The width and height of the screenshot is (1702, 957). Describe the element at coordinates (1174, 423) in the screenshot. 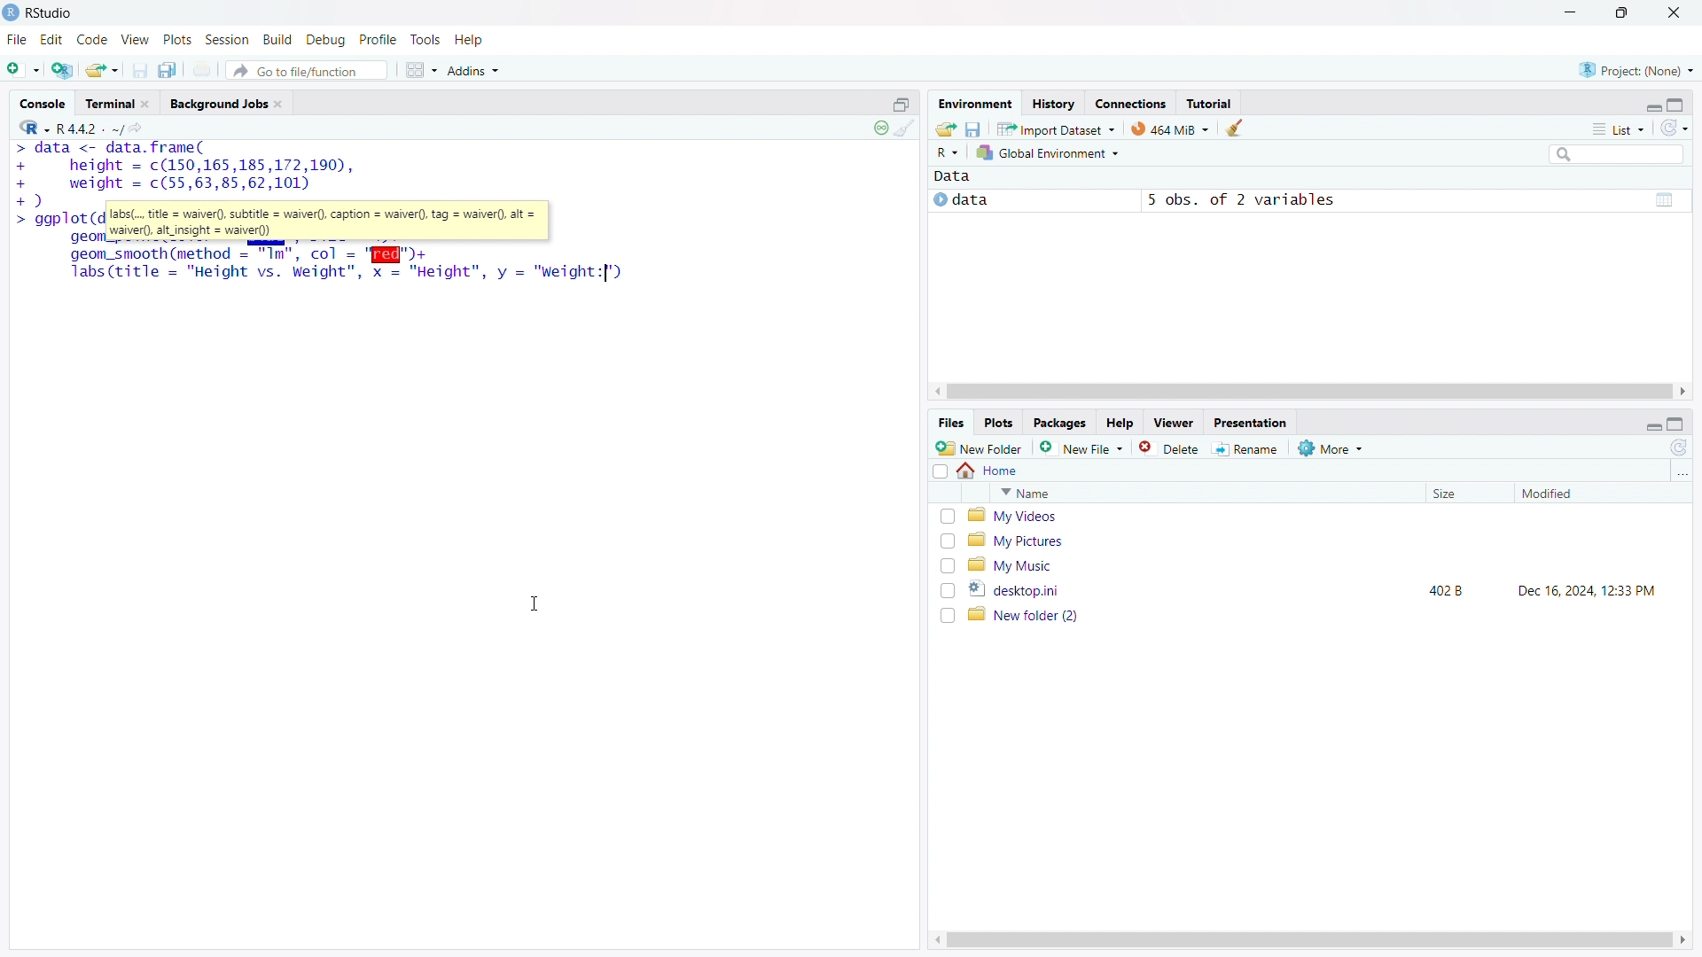

I see `viewer` at that location.